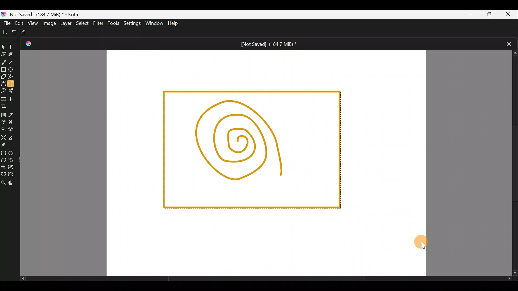 The width and height of the screenshot is (518, 291). What do you see at coordinates (4, 84) in the screenshot?
I see `Bezier curve tool` at bounding box center [4, 84].